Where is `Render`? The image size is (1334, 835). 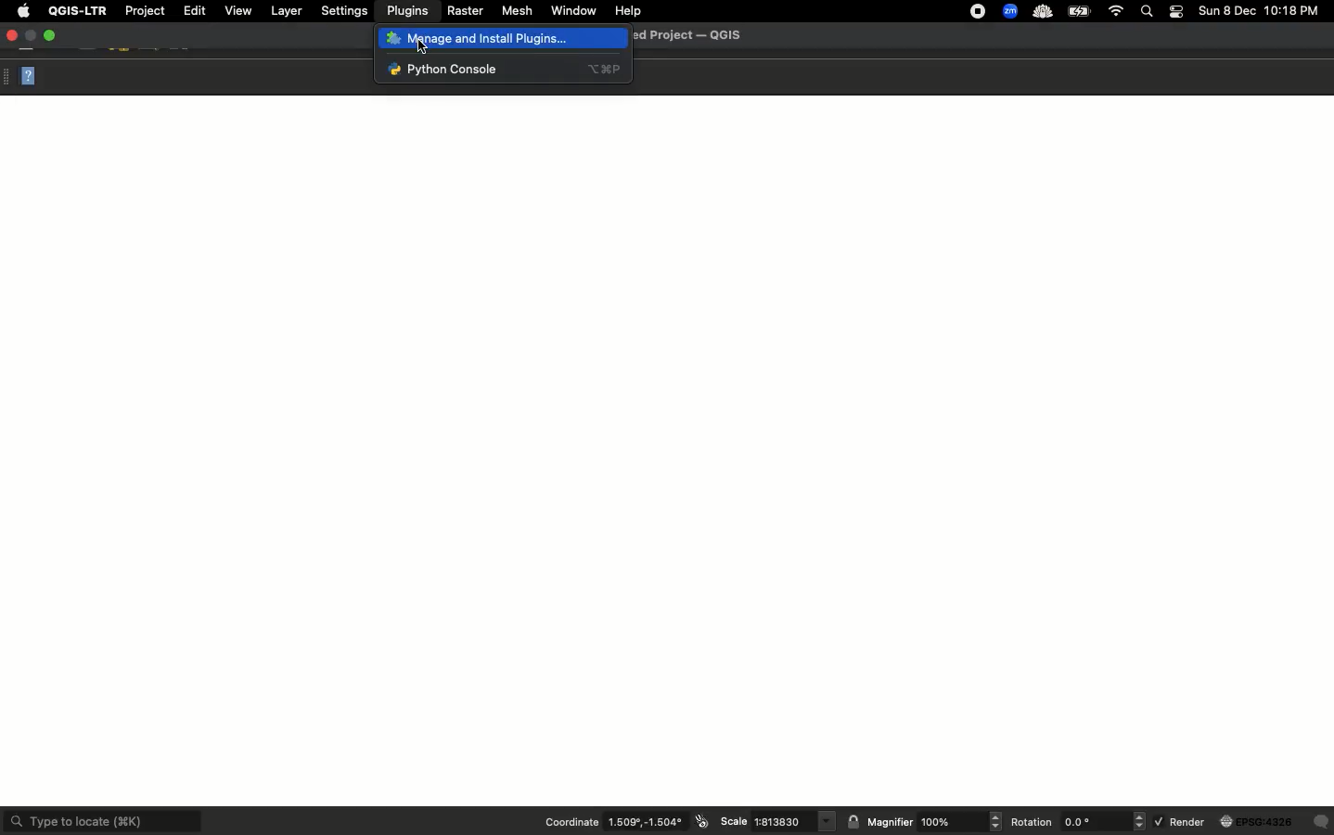
Render is located at coordinates (1243, 824).